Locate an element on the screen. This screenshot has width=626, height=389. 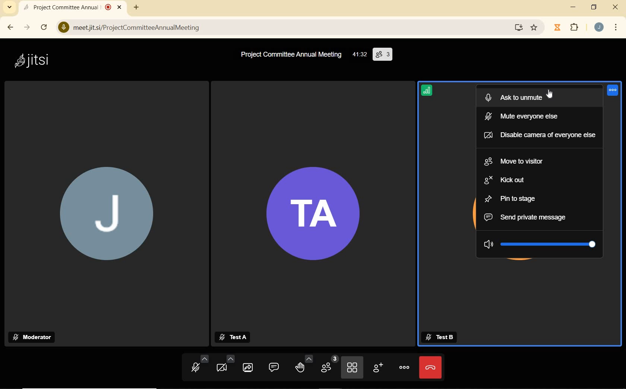
MORE ACTIONS is located at coordinates (403, 367).